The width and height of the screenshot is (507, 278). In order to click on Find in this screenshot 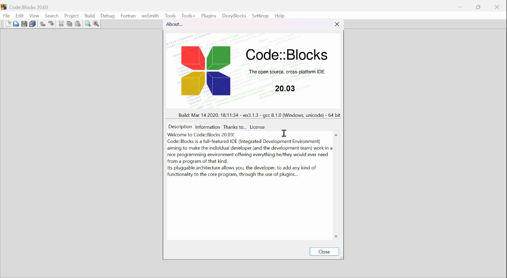, I will do `click(86, 24)`.